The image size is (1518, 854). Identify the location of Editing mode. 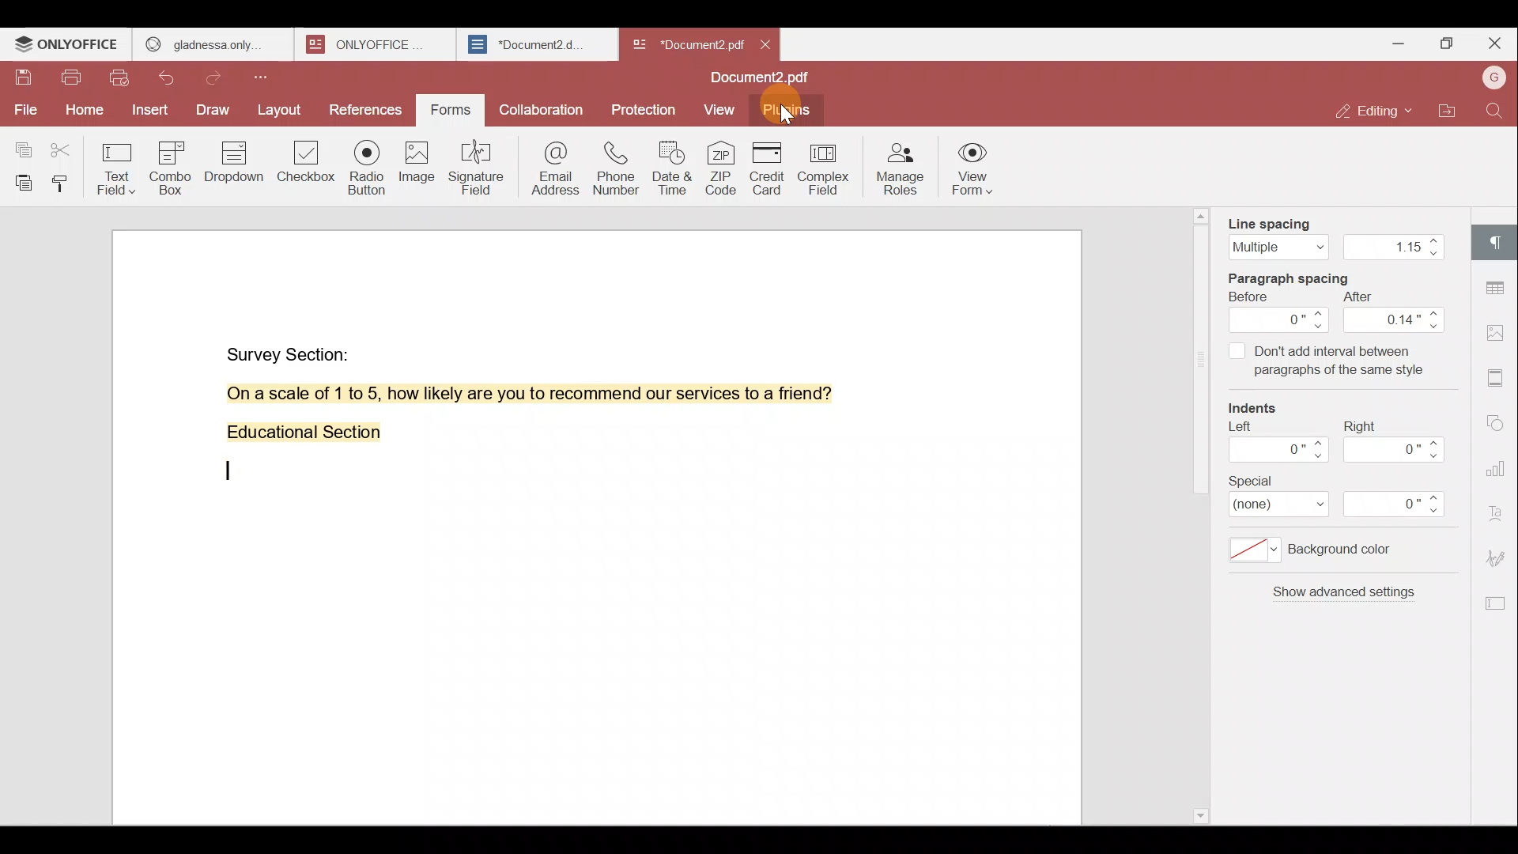
(1376, 111).